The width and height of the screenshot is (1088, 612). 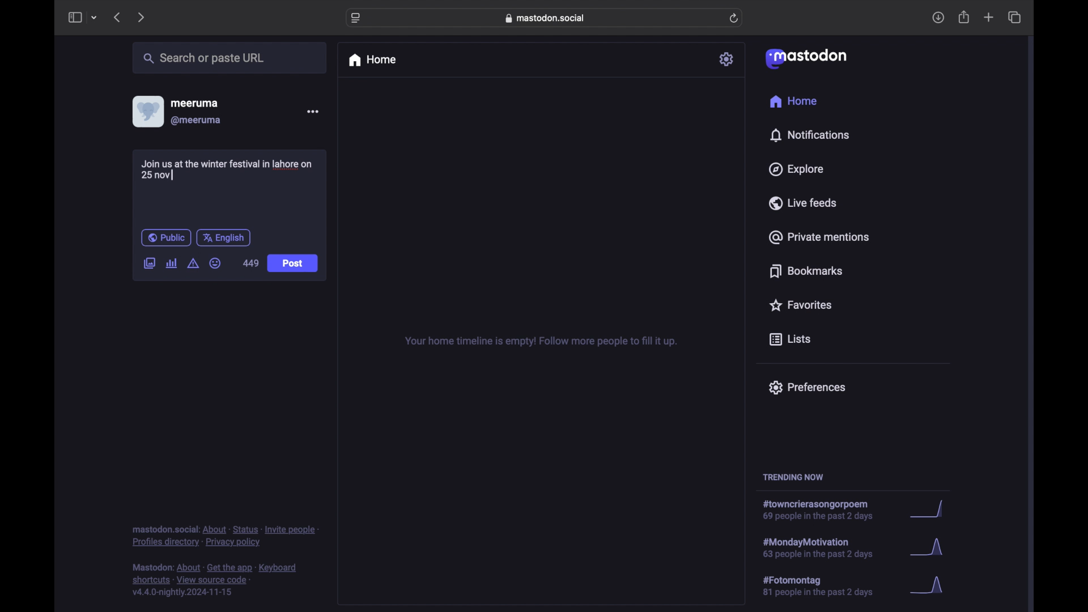 I want to click on footnote, so click(x=226, y=535).